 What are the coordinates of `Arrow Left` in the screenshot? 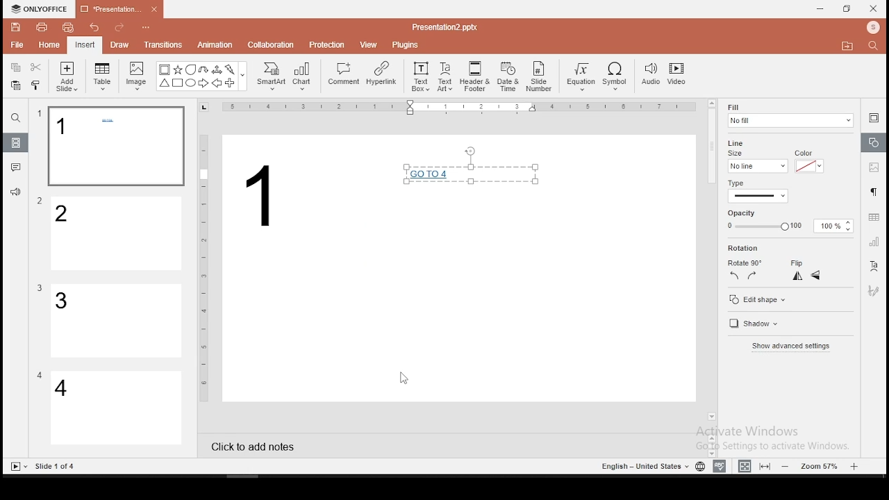 It's located at (217, 83).